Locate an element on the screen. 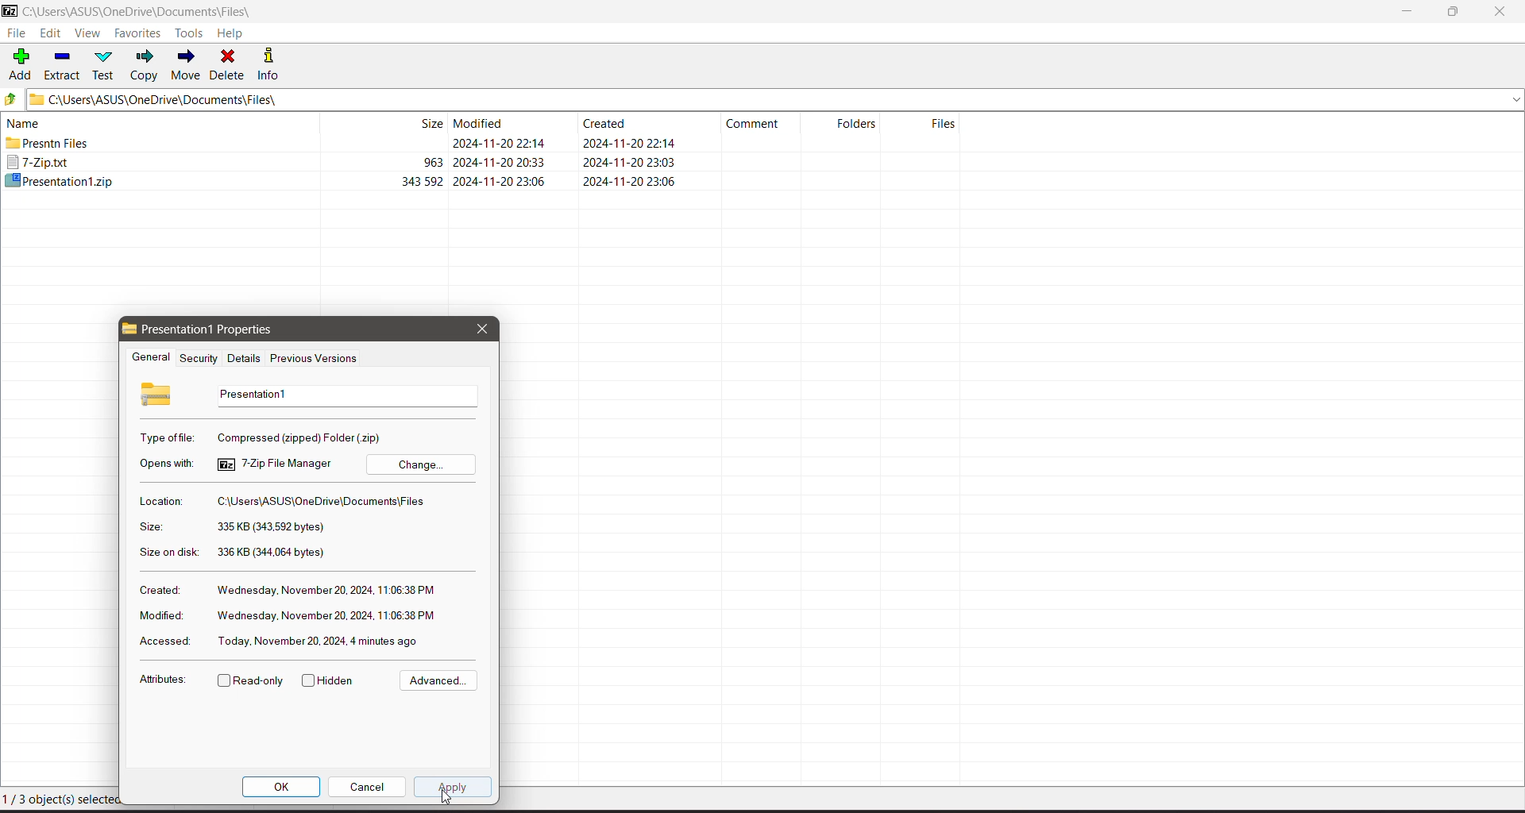 The height and width of the screenshot is (813, 1525). Info is located at coordinates (274, 64).